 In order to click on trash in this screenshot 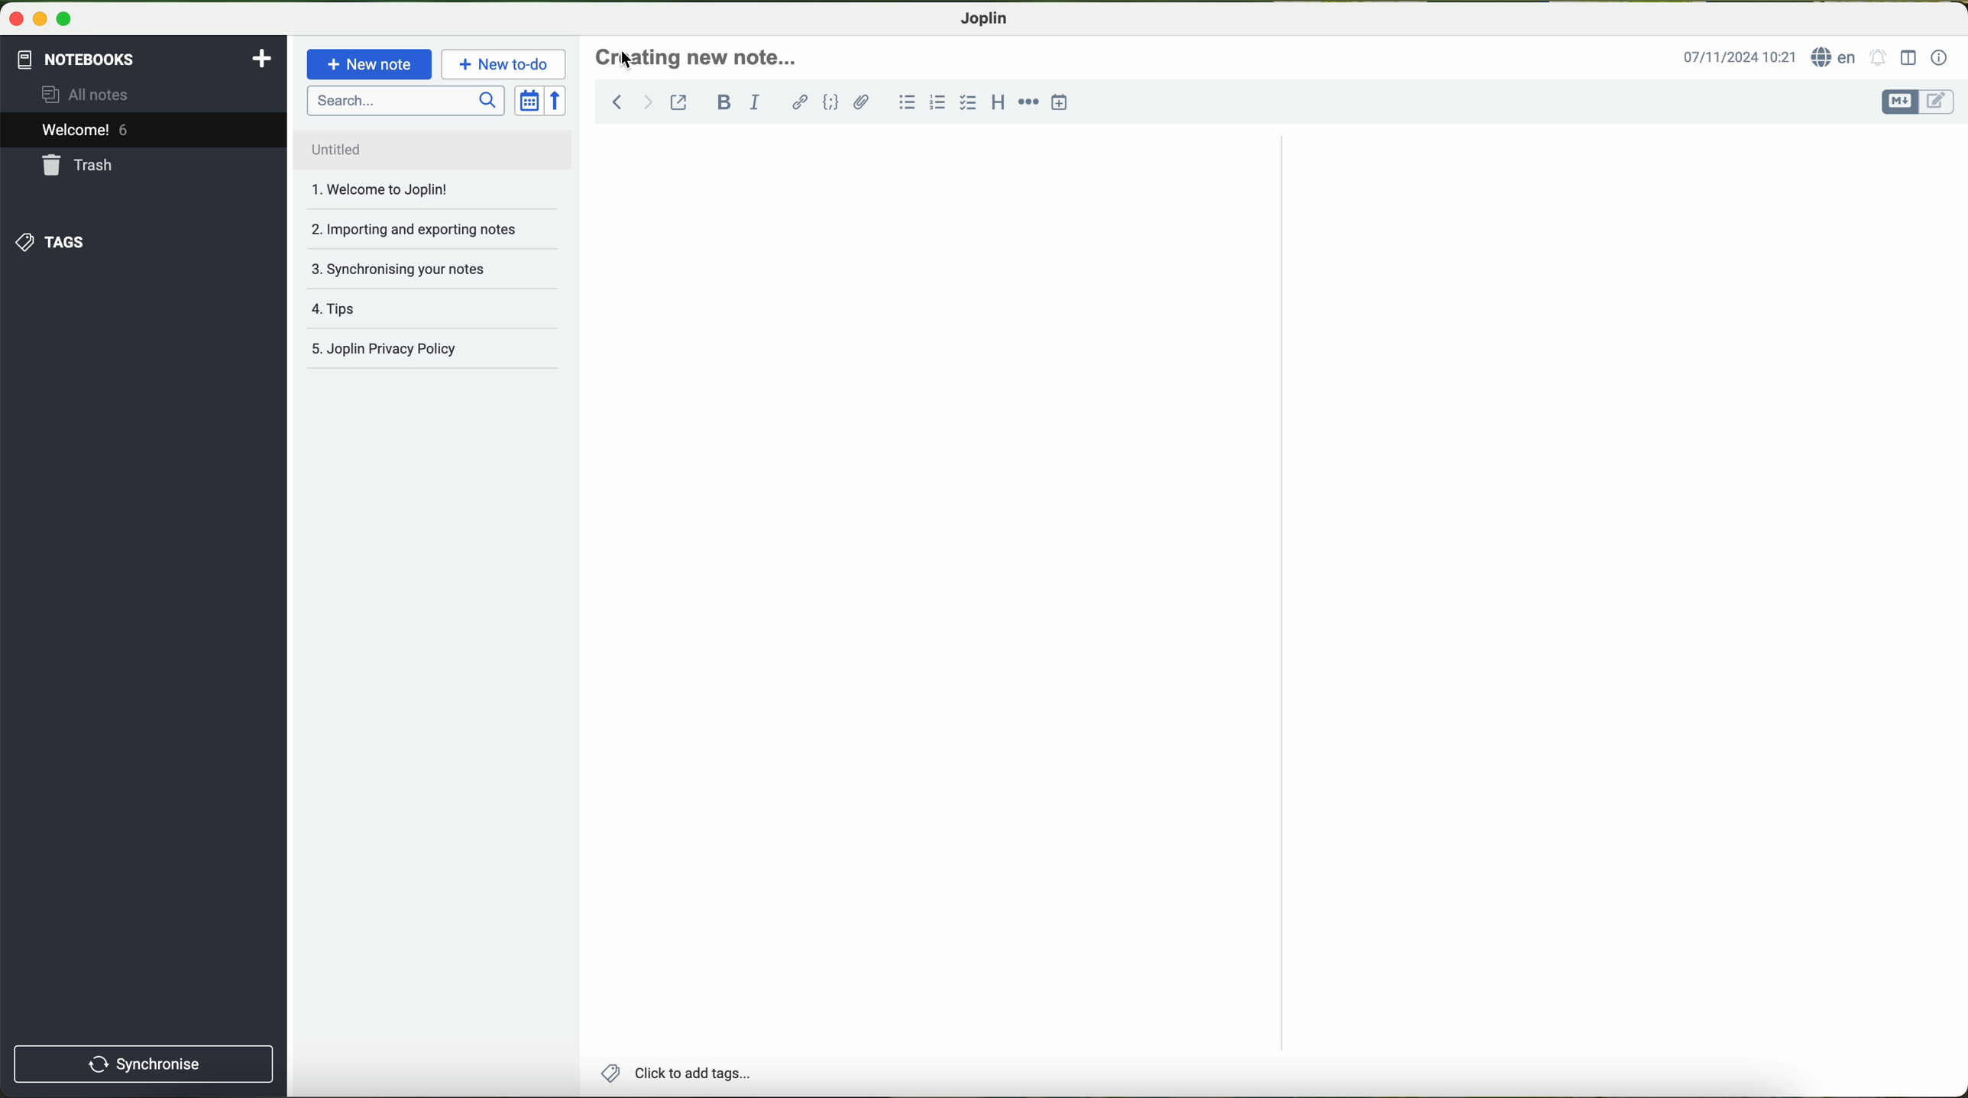, I will do `click(80, 165)`.